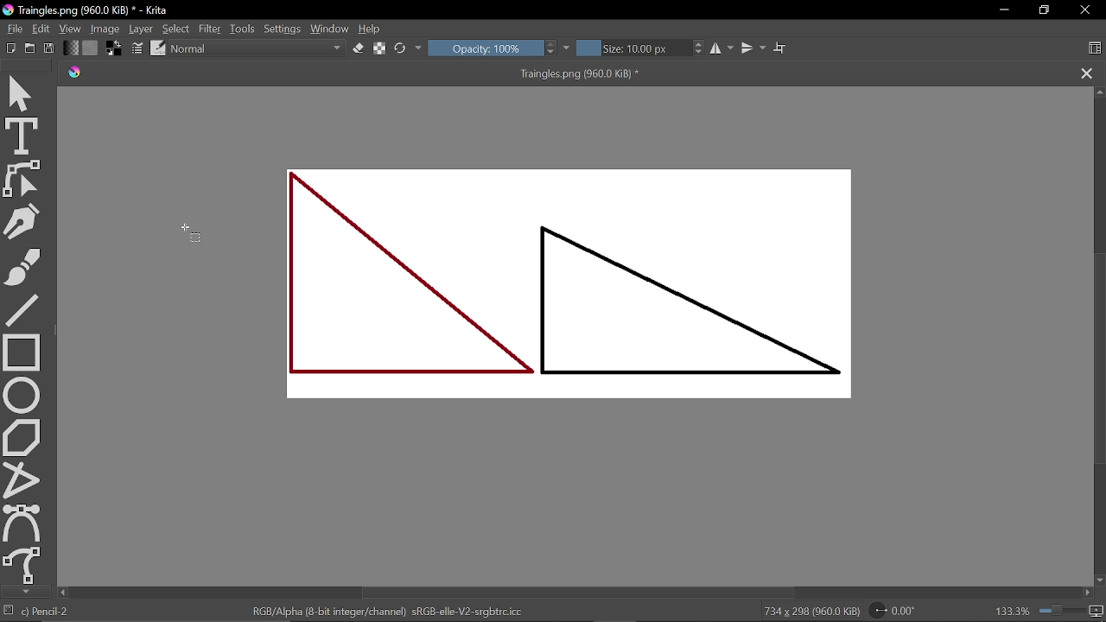 This screenshot has height=622, width=1106. What do you see at coordinates (724, 48) in the screenshot?
I see `Horizontal mirror tool` at bounding box center [724, 48].